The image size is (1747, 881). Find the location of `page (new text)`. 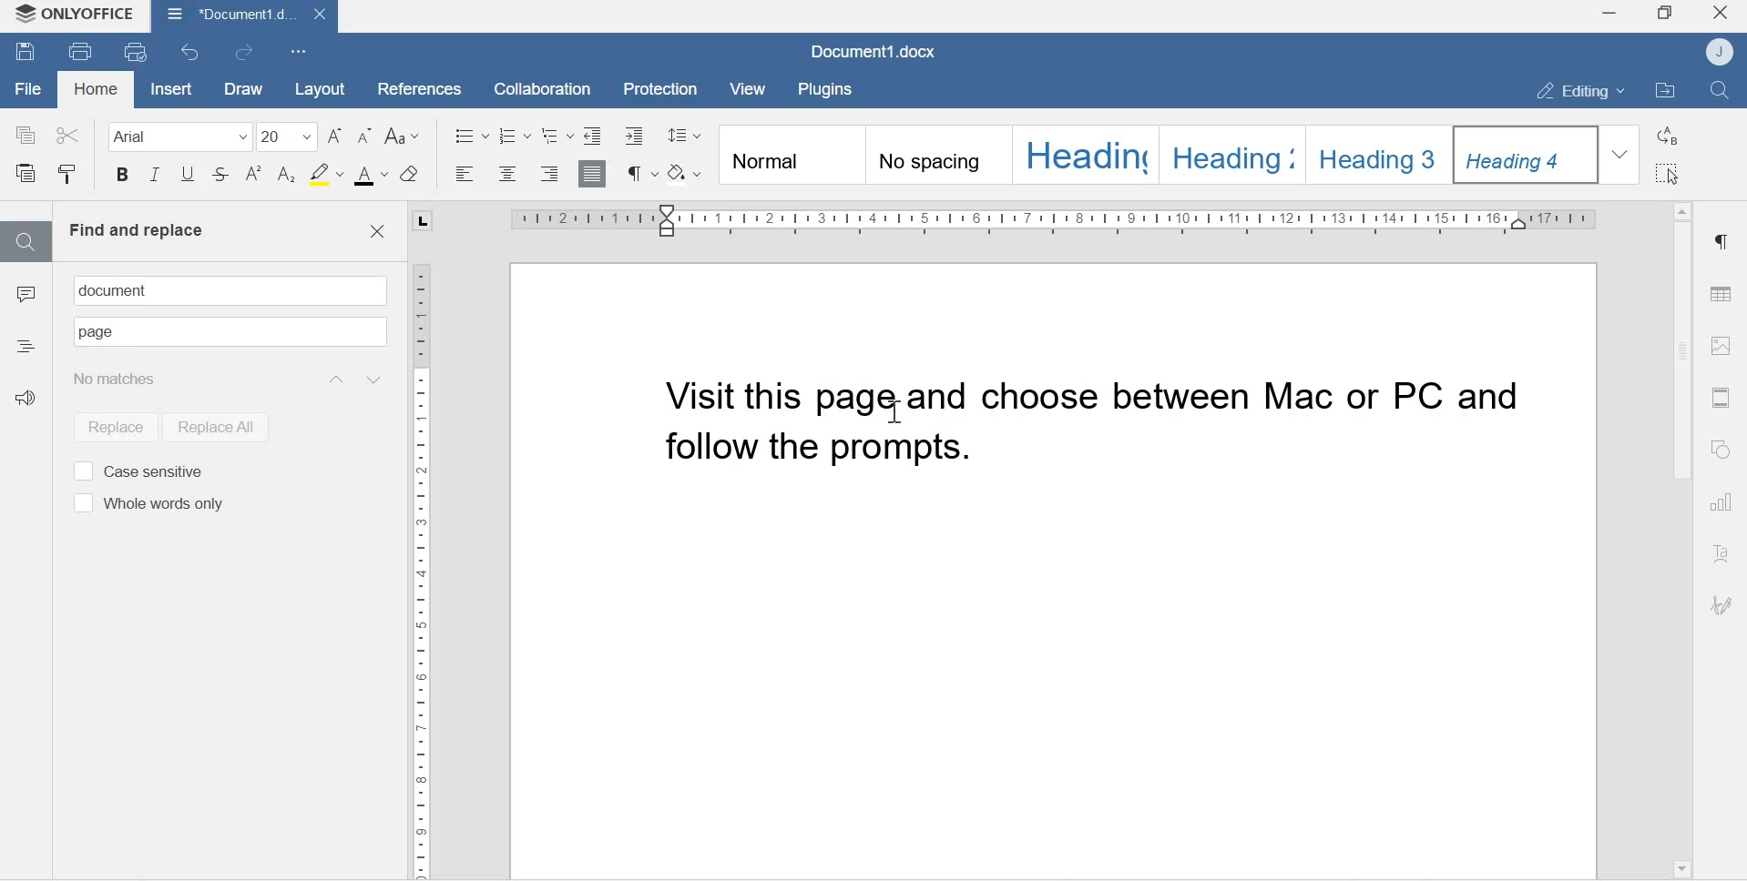

page (new text) is located at coordinates (856, 396).